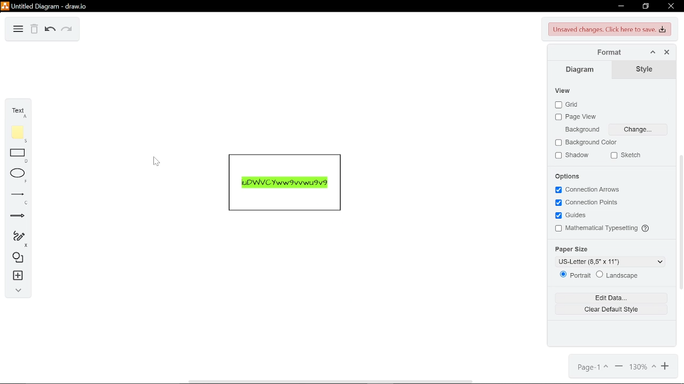  What do you see at coordinates (15, 292) in the screenshot?
I see `collapse` at bounding box center [15, 292].